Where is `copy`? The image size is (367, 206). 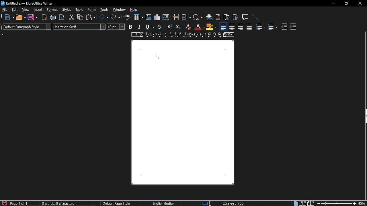 copy is located at coordinates (80, 17).